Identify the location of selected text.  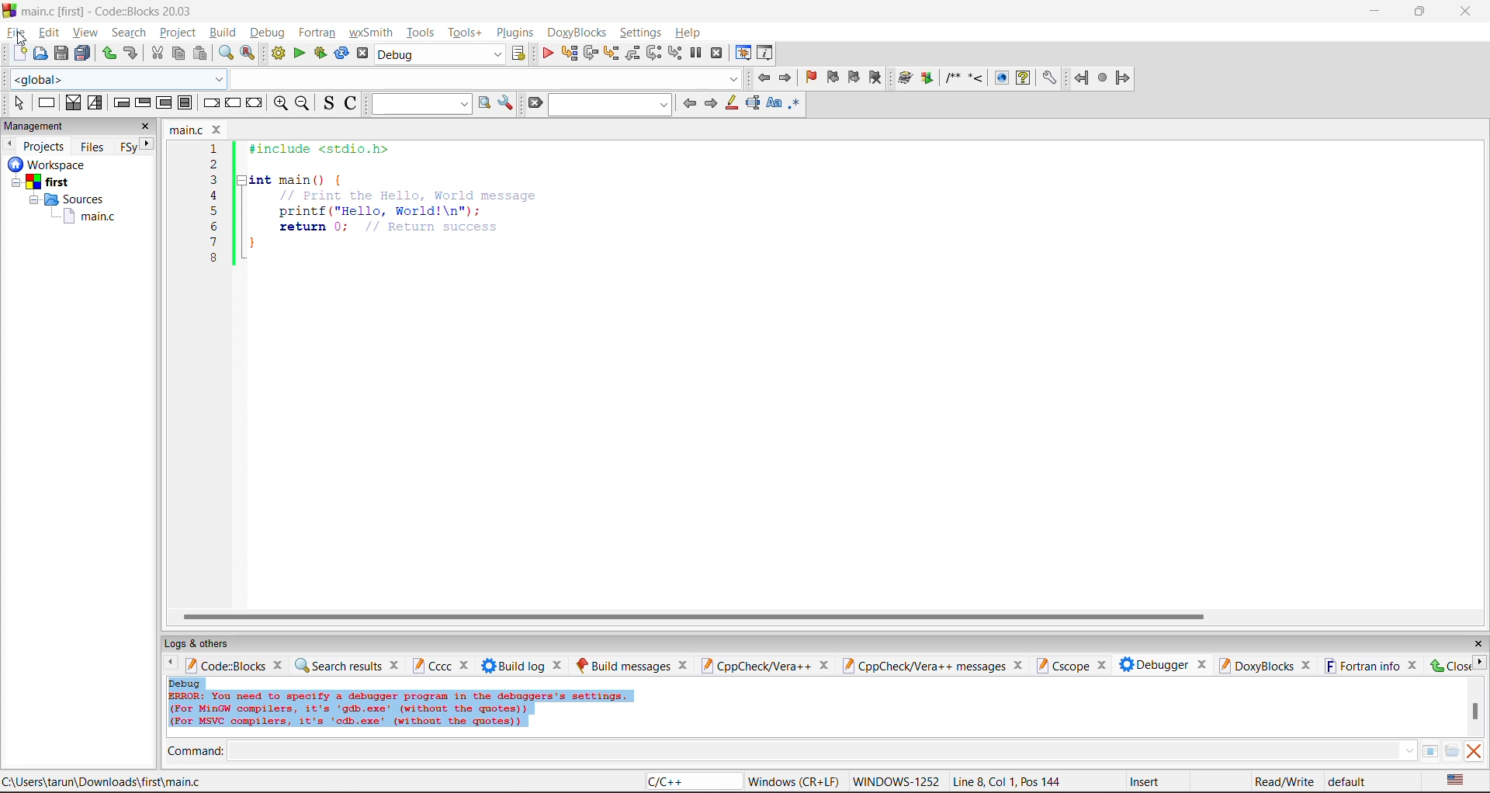
(753, 103).